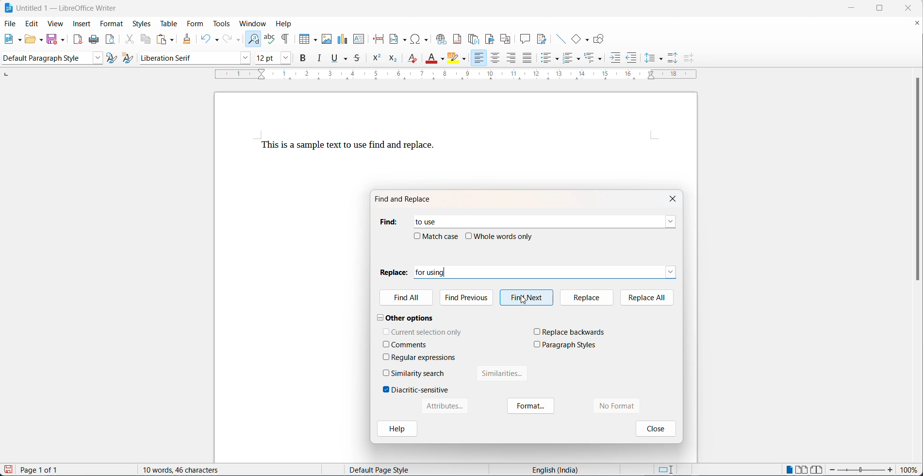 Image resolution: width=923 pixels, height=476 pixels. What do you see at coordinates (254, 23) in the screenshot?
I see `window` at bounding box center [254, 23].